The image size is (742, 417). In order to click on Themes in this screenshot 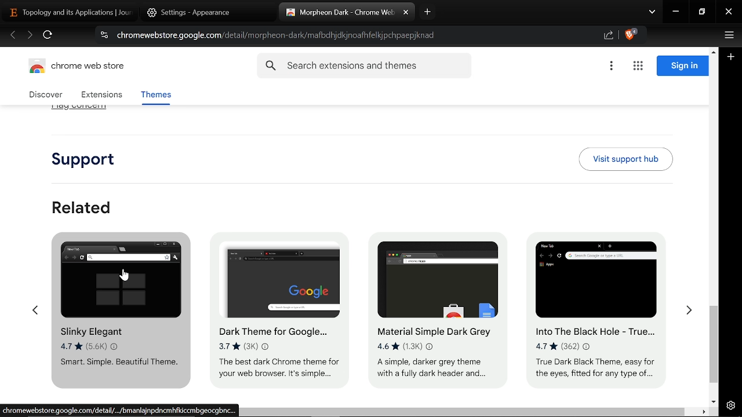, I will do `click(155, 97)`.